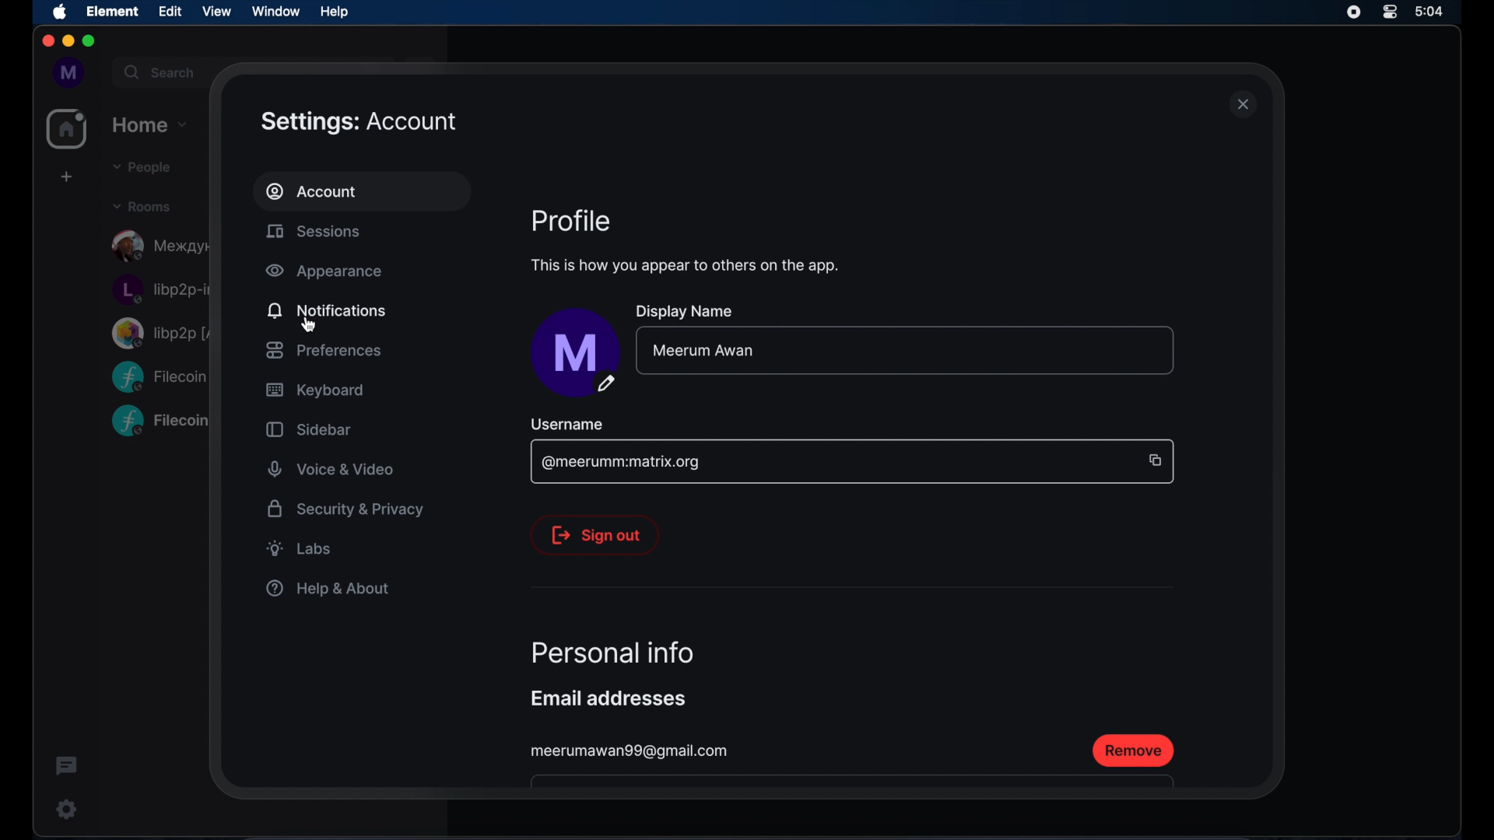 This screenshot has height=840, width=1494. What do you see at coordinates (312, 191) in the screenshot?
I see `account` at bounding box center [312, 191].